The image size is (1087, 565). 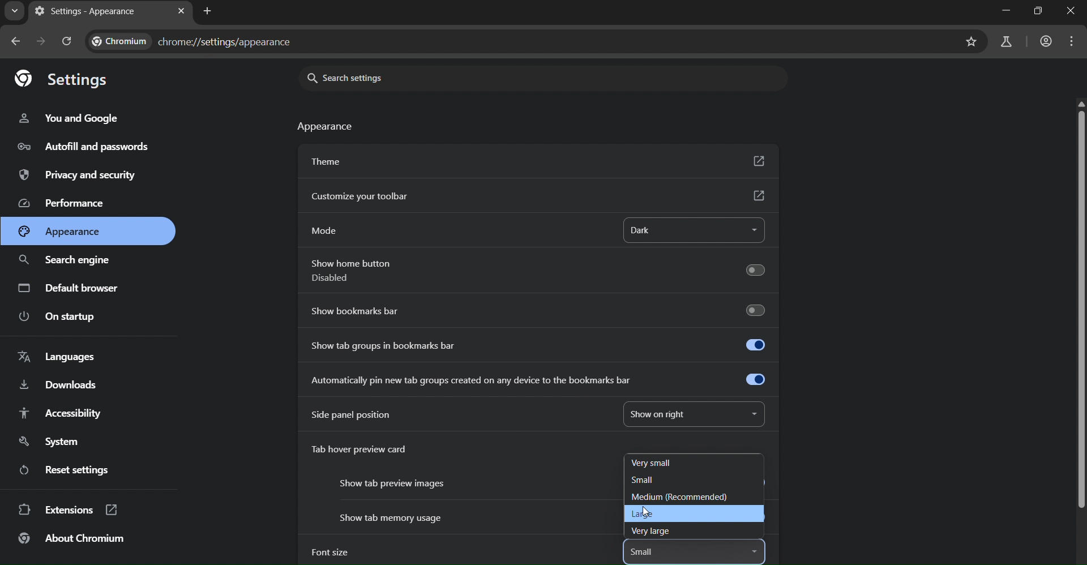 What do you see at coordinates (60, 317) in the screenshot?
I see `on startup` at bounding box center [60, 317].